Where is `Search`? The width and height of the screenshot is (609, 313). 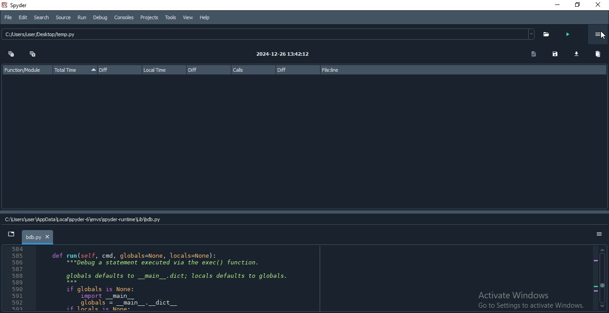
Search is located at coordinates (43, 18).